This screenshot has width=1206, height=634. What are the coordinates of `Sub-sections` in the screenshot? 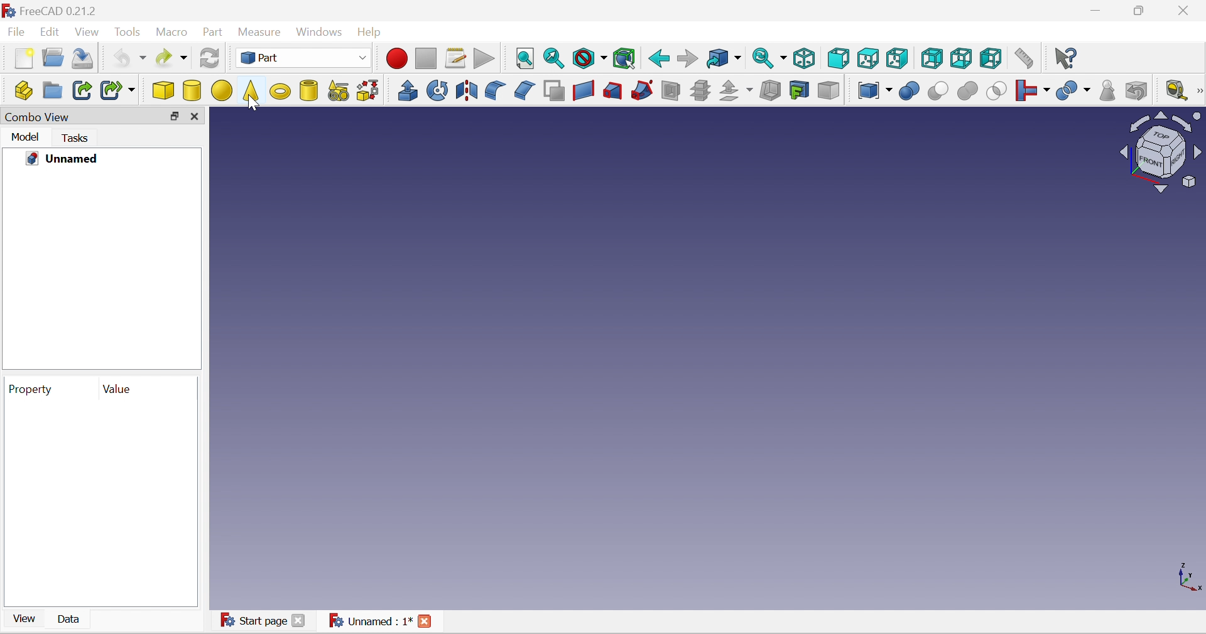 It's located at (700, 91).